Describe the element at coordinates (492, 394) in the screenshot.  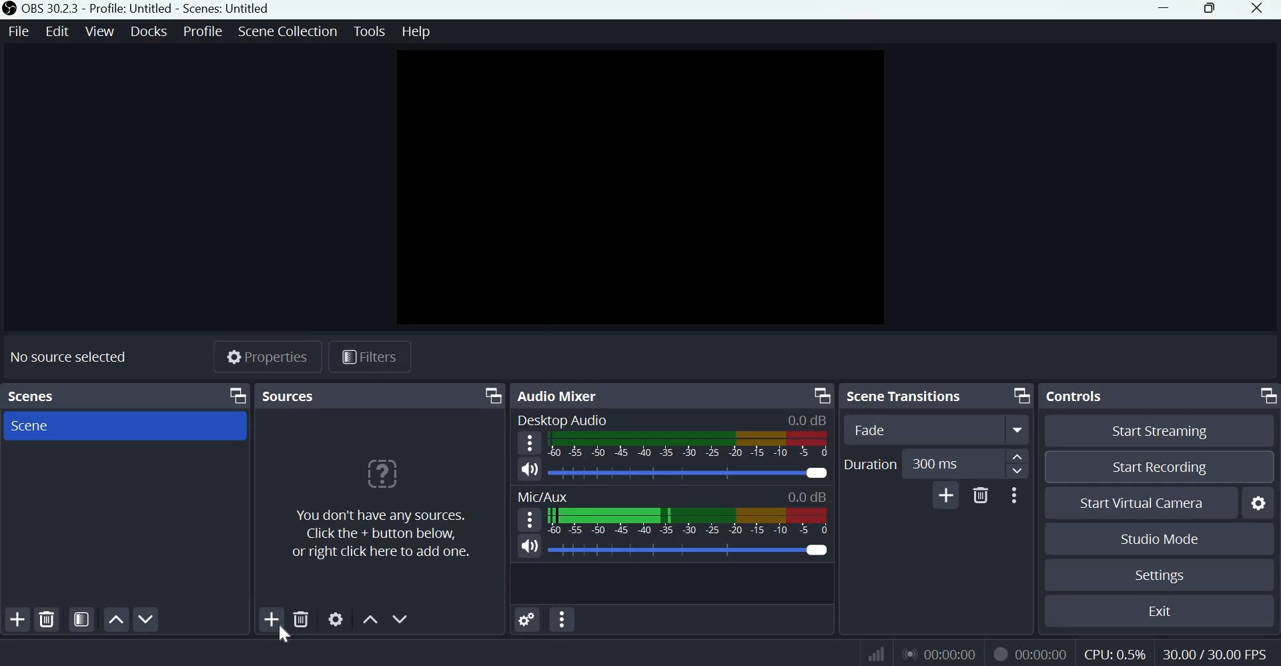
I see `Dock Options icon` at that location.